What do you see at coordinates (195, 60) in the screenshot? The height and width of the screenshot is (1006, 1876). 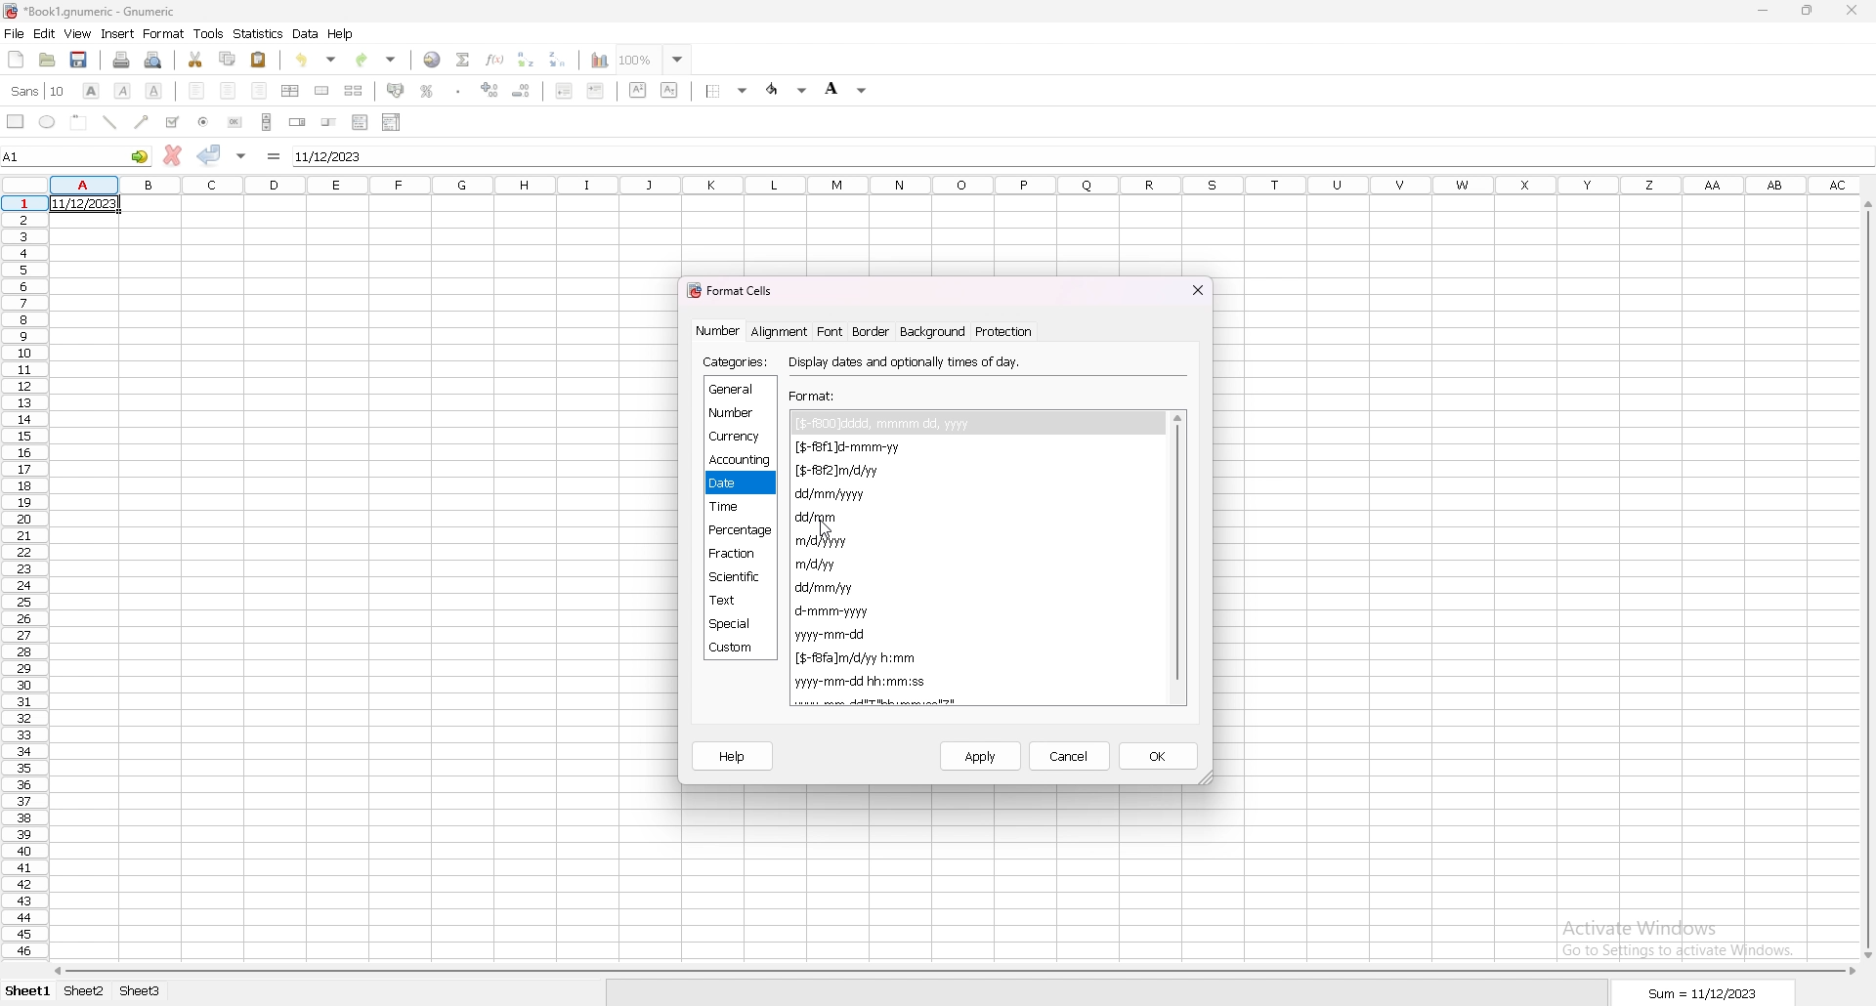 I see `cut` at bounding box center [195, 60].